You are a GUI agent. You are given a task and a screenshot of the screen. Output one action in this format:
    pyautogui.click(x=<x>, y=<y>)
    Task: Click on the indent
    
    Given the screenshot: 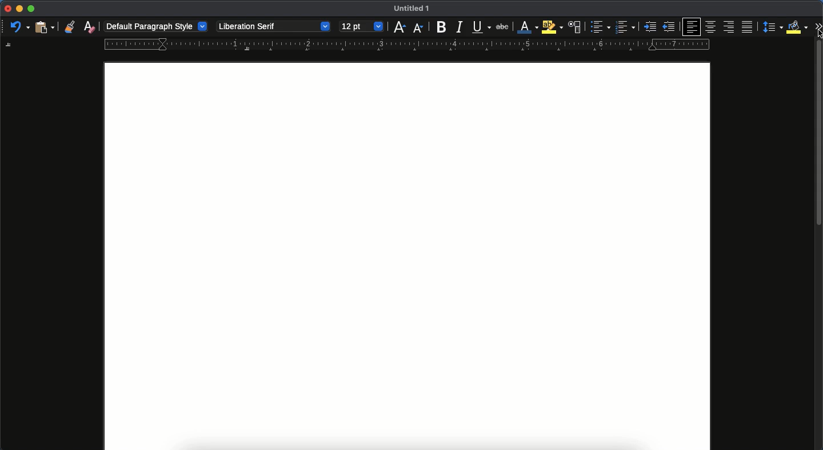 What is the action you would take?
    pyautogui.click(x=651, y=27)
    